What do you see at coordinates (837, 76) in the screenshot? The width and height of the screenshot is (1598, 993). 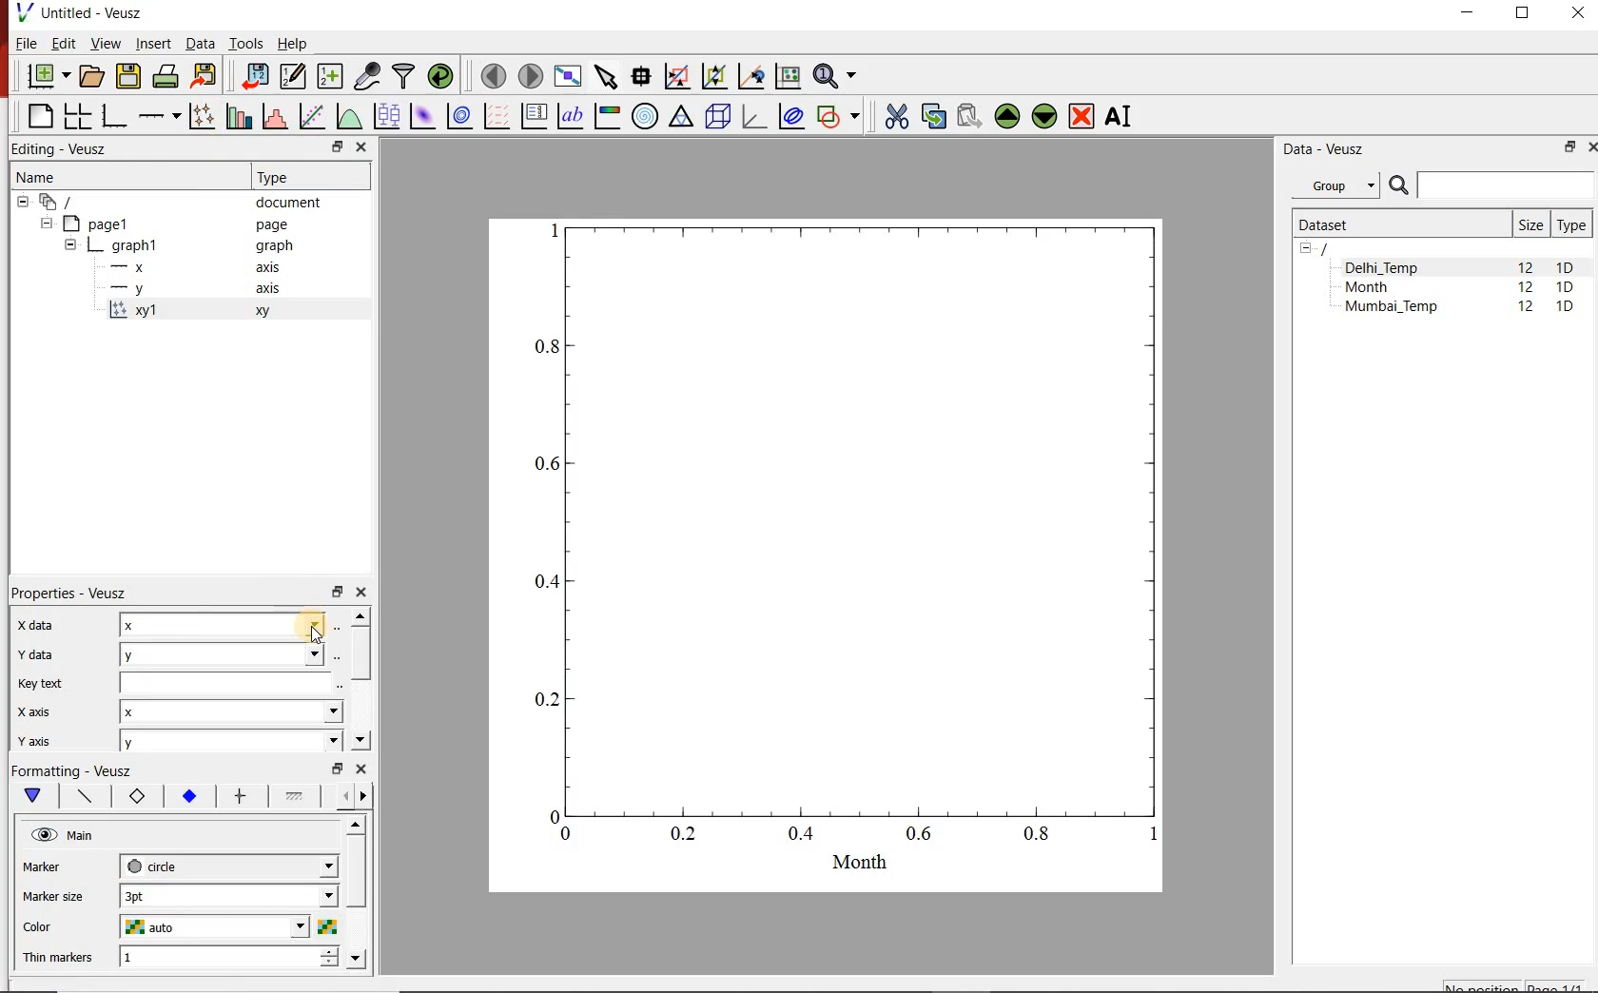 I see `zoom functions menu` at bounding box center [837, 76].